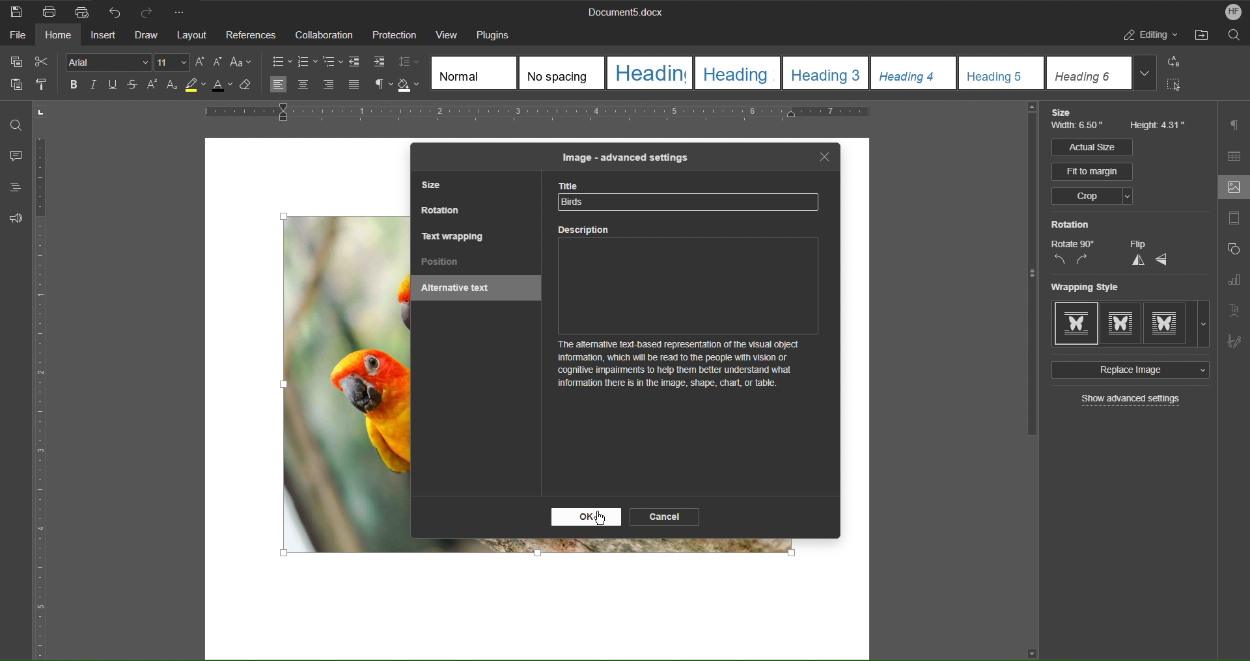 The image size is (1250, 661). I want to click on Size, so click(1064, 113).